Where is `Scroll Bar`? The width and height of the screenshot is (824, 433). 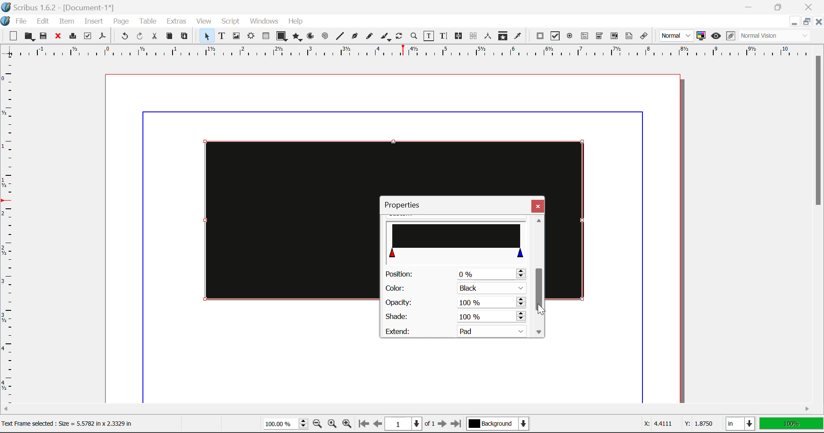
Scroll Bar is located at coordinates (819, 224).